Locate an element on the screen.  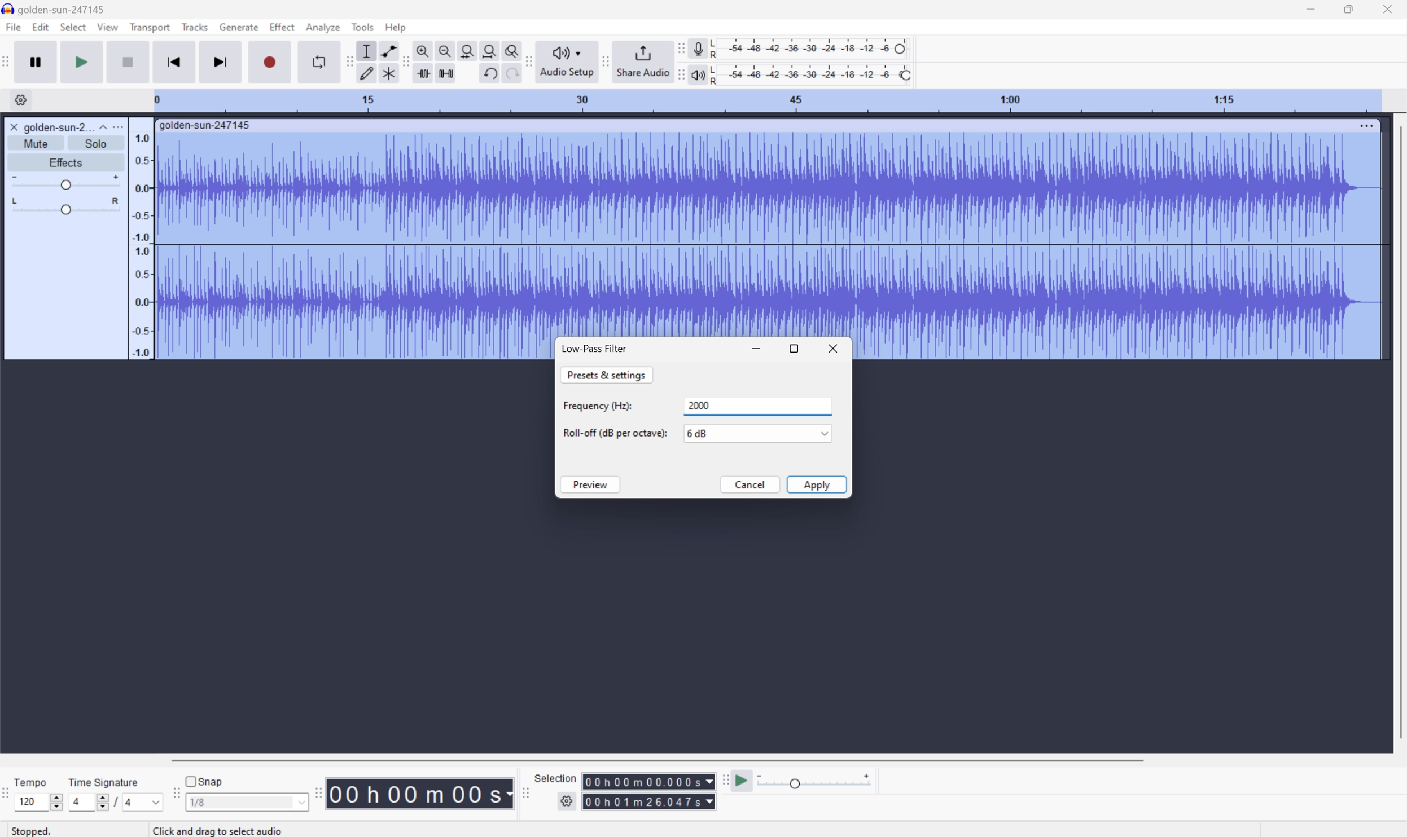
Mute is located at coordinates (36, 144).